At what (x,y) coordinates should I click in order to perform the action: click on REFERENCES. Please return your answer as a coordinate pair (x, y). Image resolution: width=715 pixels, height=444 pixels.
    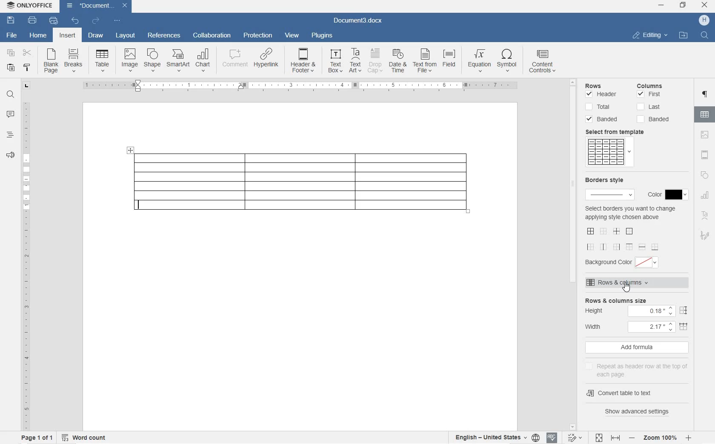
    Looking at the image, I should click on (164, 36).